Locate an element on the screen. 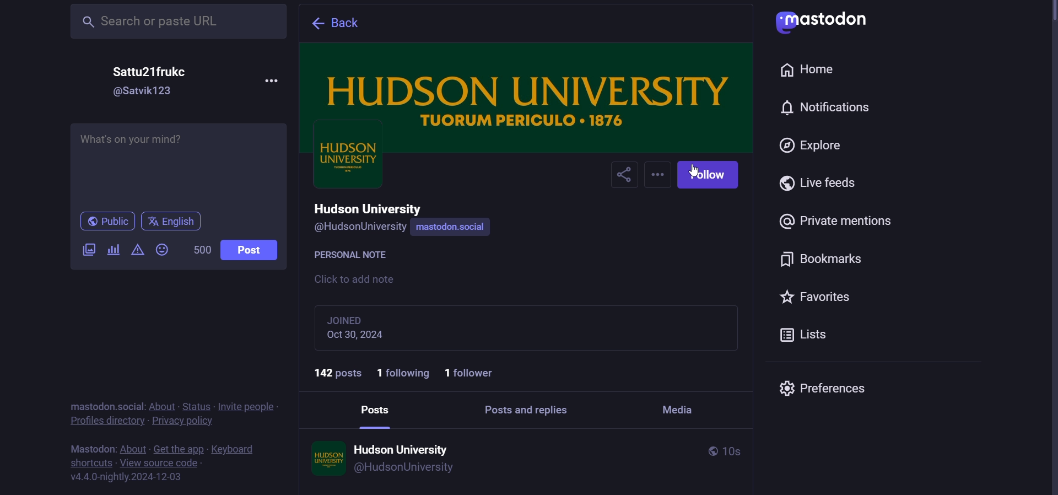 Image resolution: width=1058 pixels, height=495 pixels. public is located at coordinates (710, 451).